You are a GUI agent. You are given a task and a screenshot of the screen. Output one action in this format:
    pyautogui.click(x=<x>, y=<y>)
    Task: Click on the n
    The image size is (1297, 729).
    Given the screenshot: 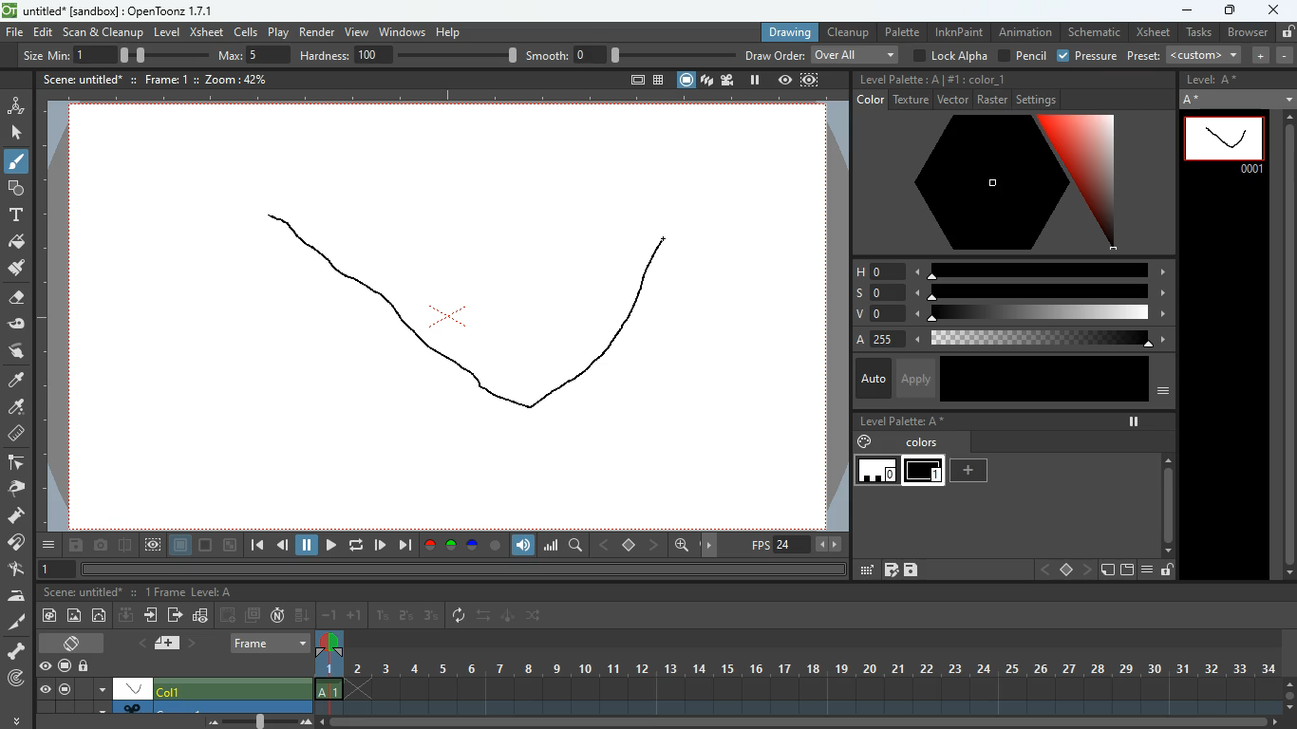 What is the action you would take?
    pyautogui.click(x=277, y=615)
    